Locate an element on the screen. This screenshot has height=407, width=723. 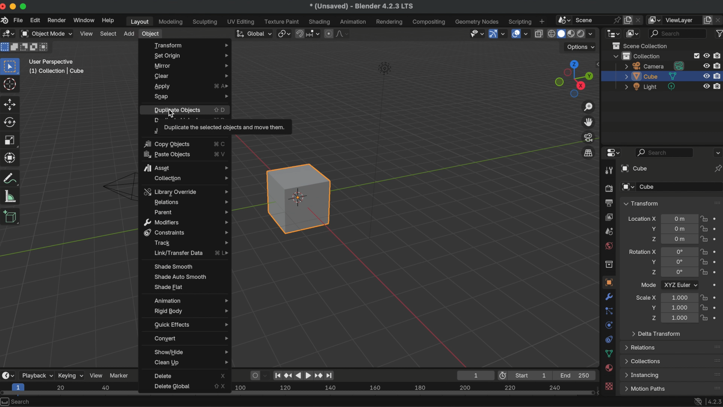
view layer is located at coordinates (609, 217).